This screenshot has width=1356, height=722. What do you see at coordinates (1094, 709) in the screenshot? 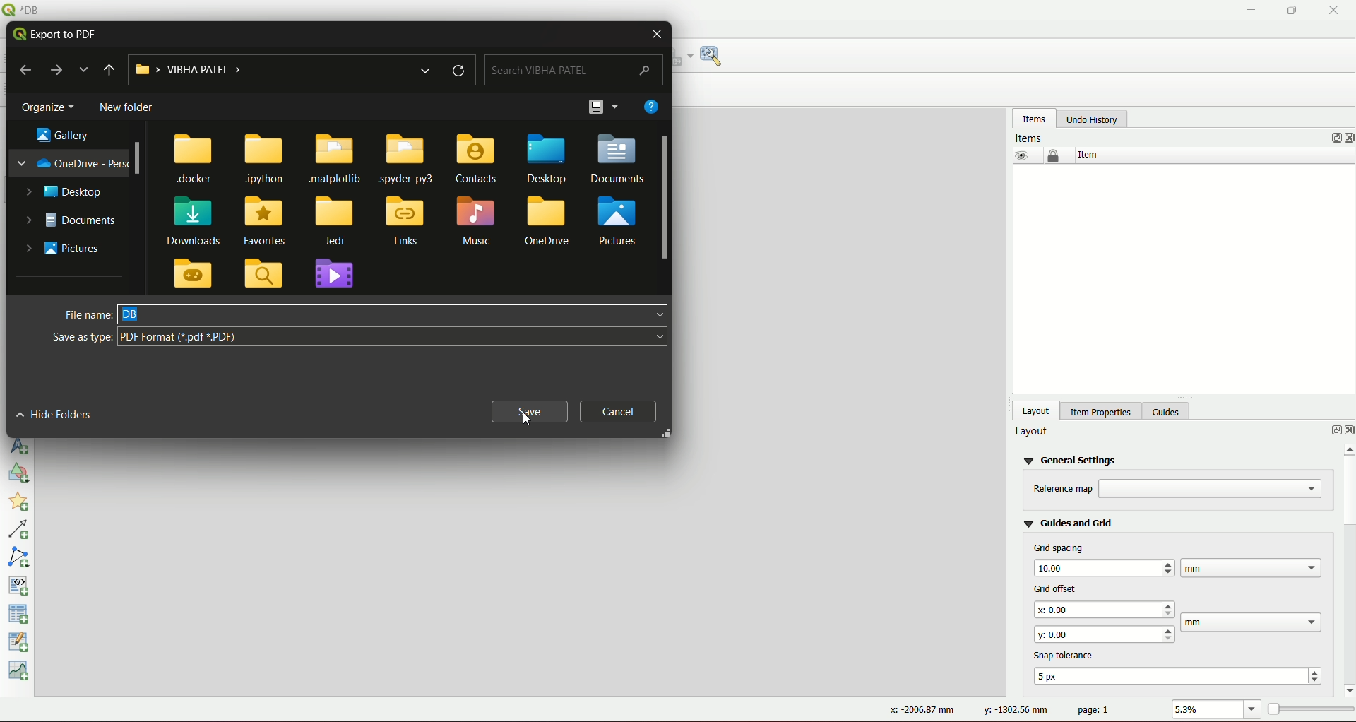
I see `page 1` at bounding box center [1094, 709].